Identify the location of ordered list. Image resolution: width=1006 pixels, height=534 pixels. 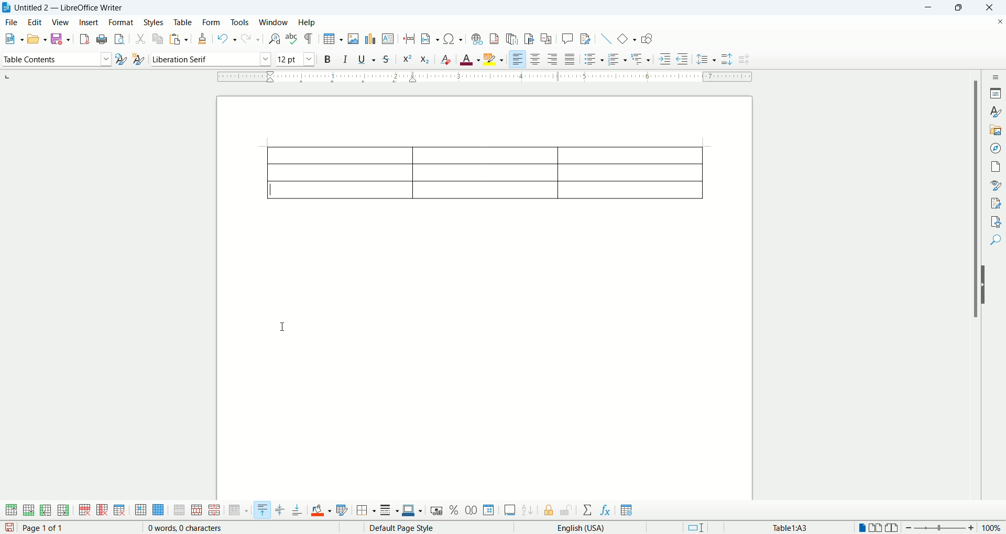
(619, 58).